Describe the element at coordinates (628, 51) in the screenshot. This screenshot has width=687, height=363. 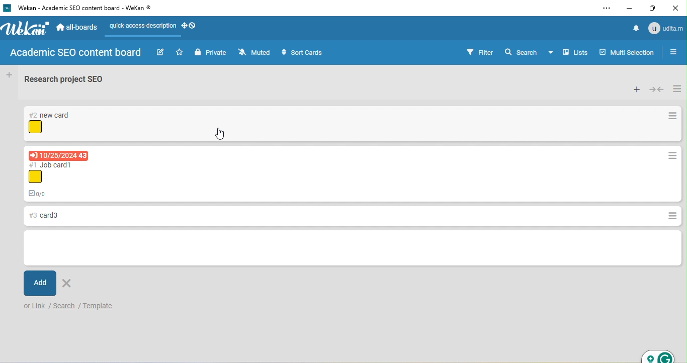
I see `multi selection` at that location.